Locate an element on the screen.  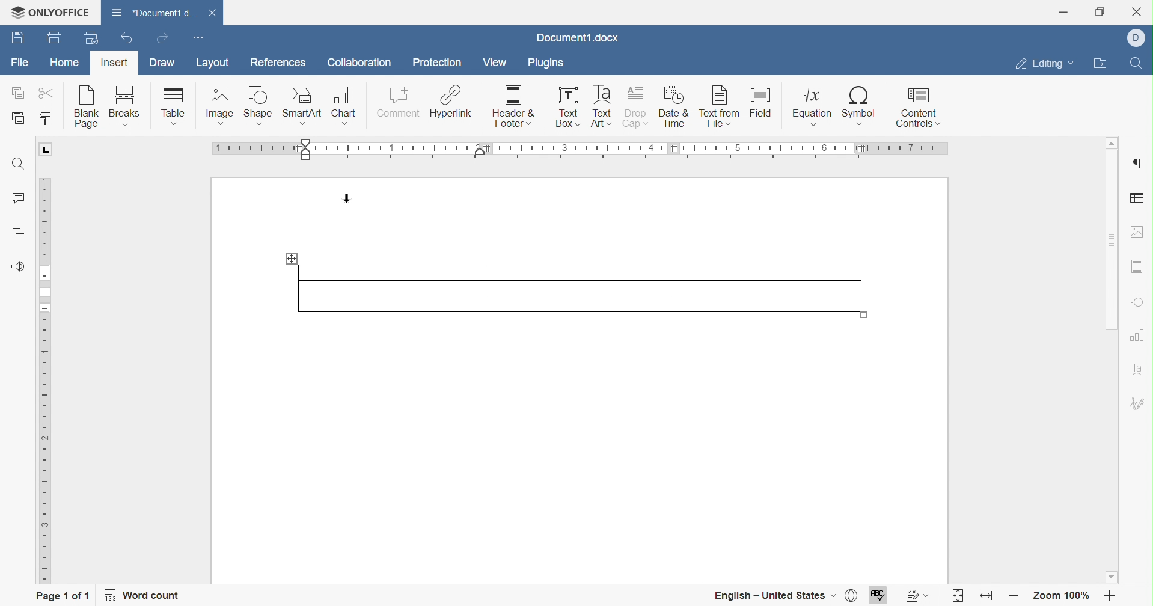
Scroll bar is located at coordinates (1113, 242).